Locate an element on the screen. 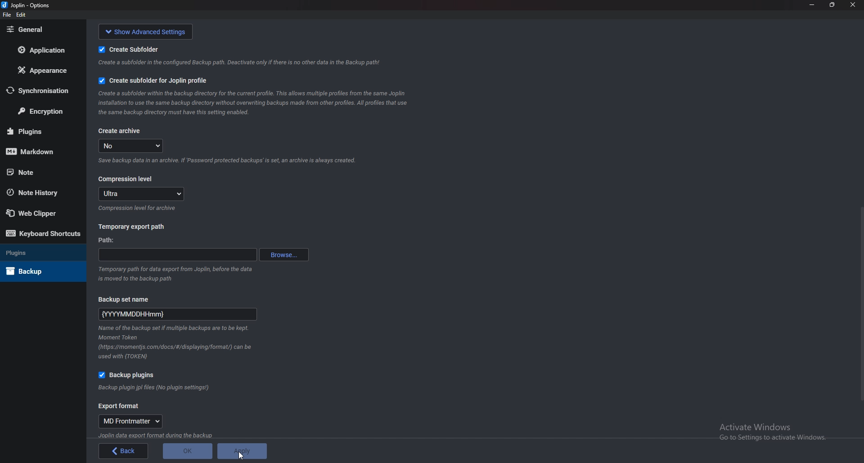  back is located at coordinates (126, 450).